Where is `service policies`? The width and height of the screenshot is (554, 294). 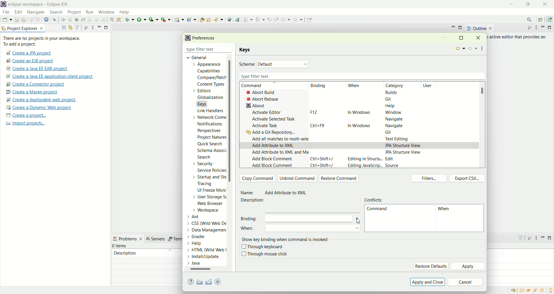
service policies is located at coordinates (211, 170).